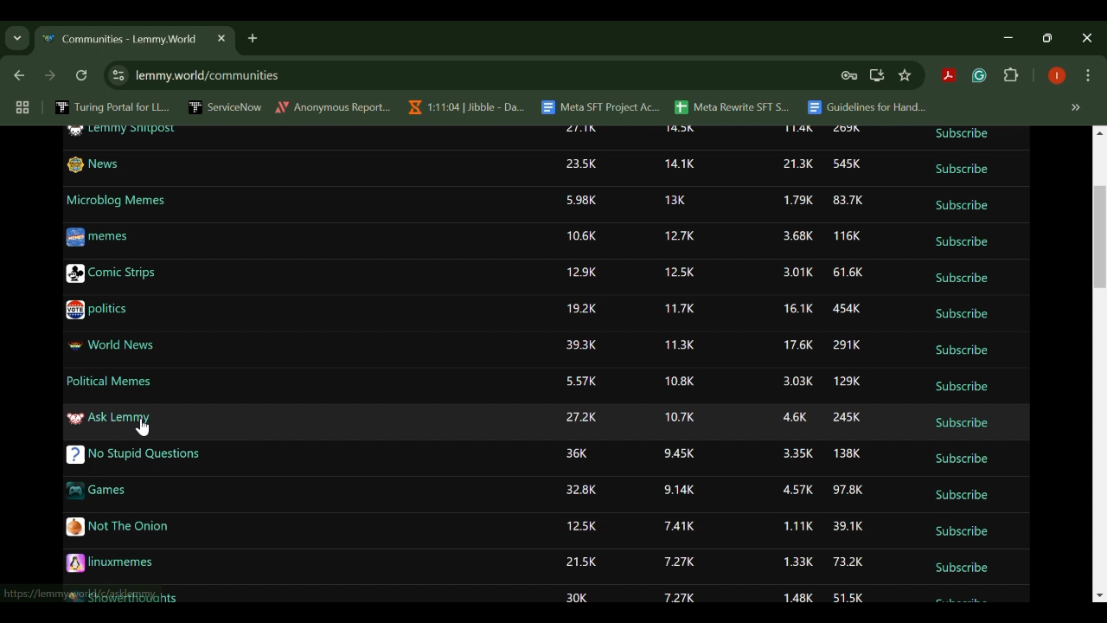 The image size is (1107, 623). Describe the element at coordinates (1078, 108) in the screenshot. I see `Hidden bookmarks` at that location.